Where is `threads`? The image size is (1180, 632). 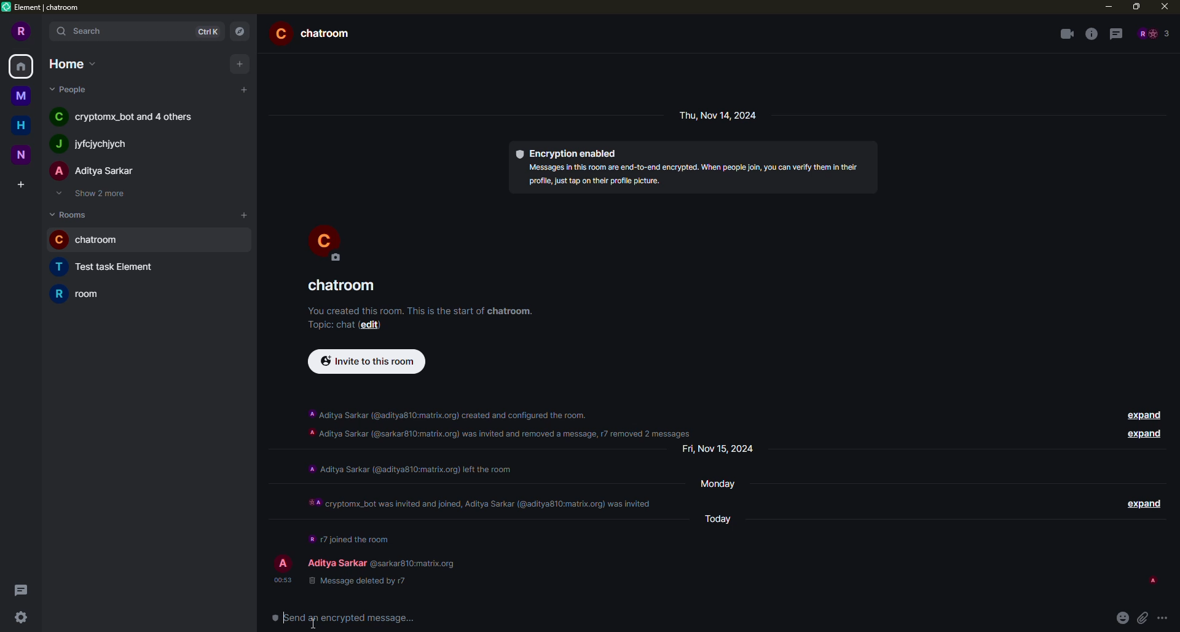 threads is located at coordinates (1116, 34).